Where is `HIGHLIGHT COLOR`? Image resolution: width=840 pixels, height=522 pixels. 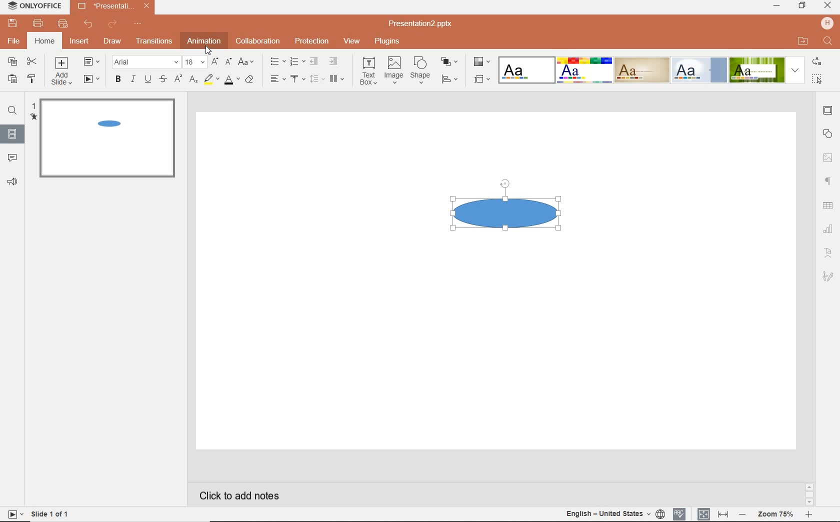 HIGHLIGHT COLOR is located at coordinates (211, 79).